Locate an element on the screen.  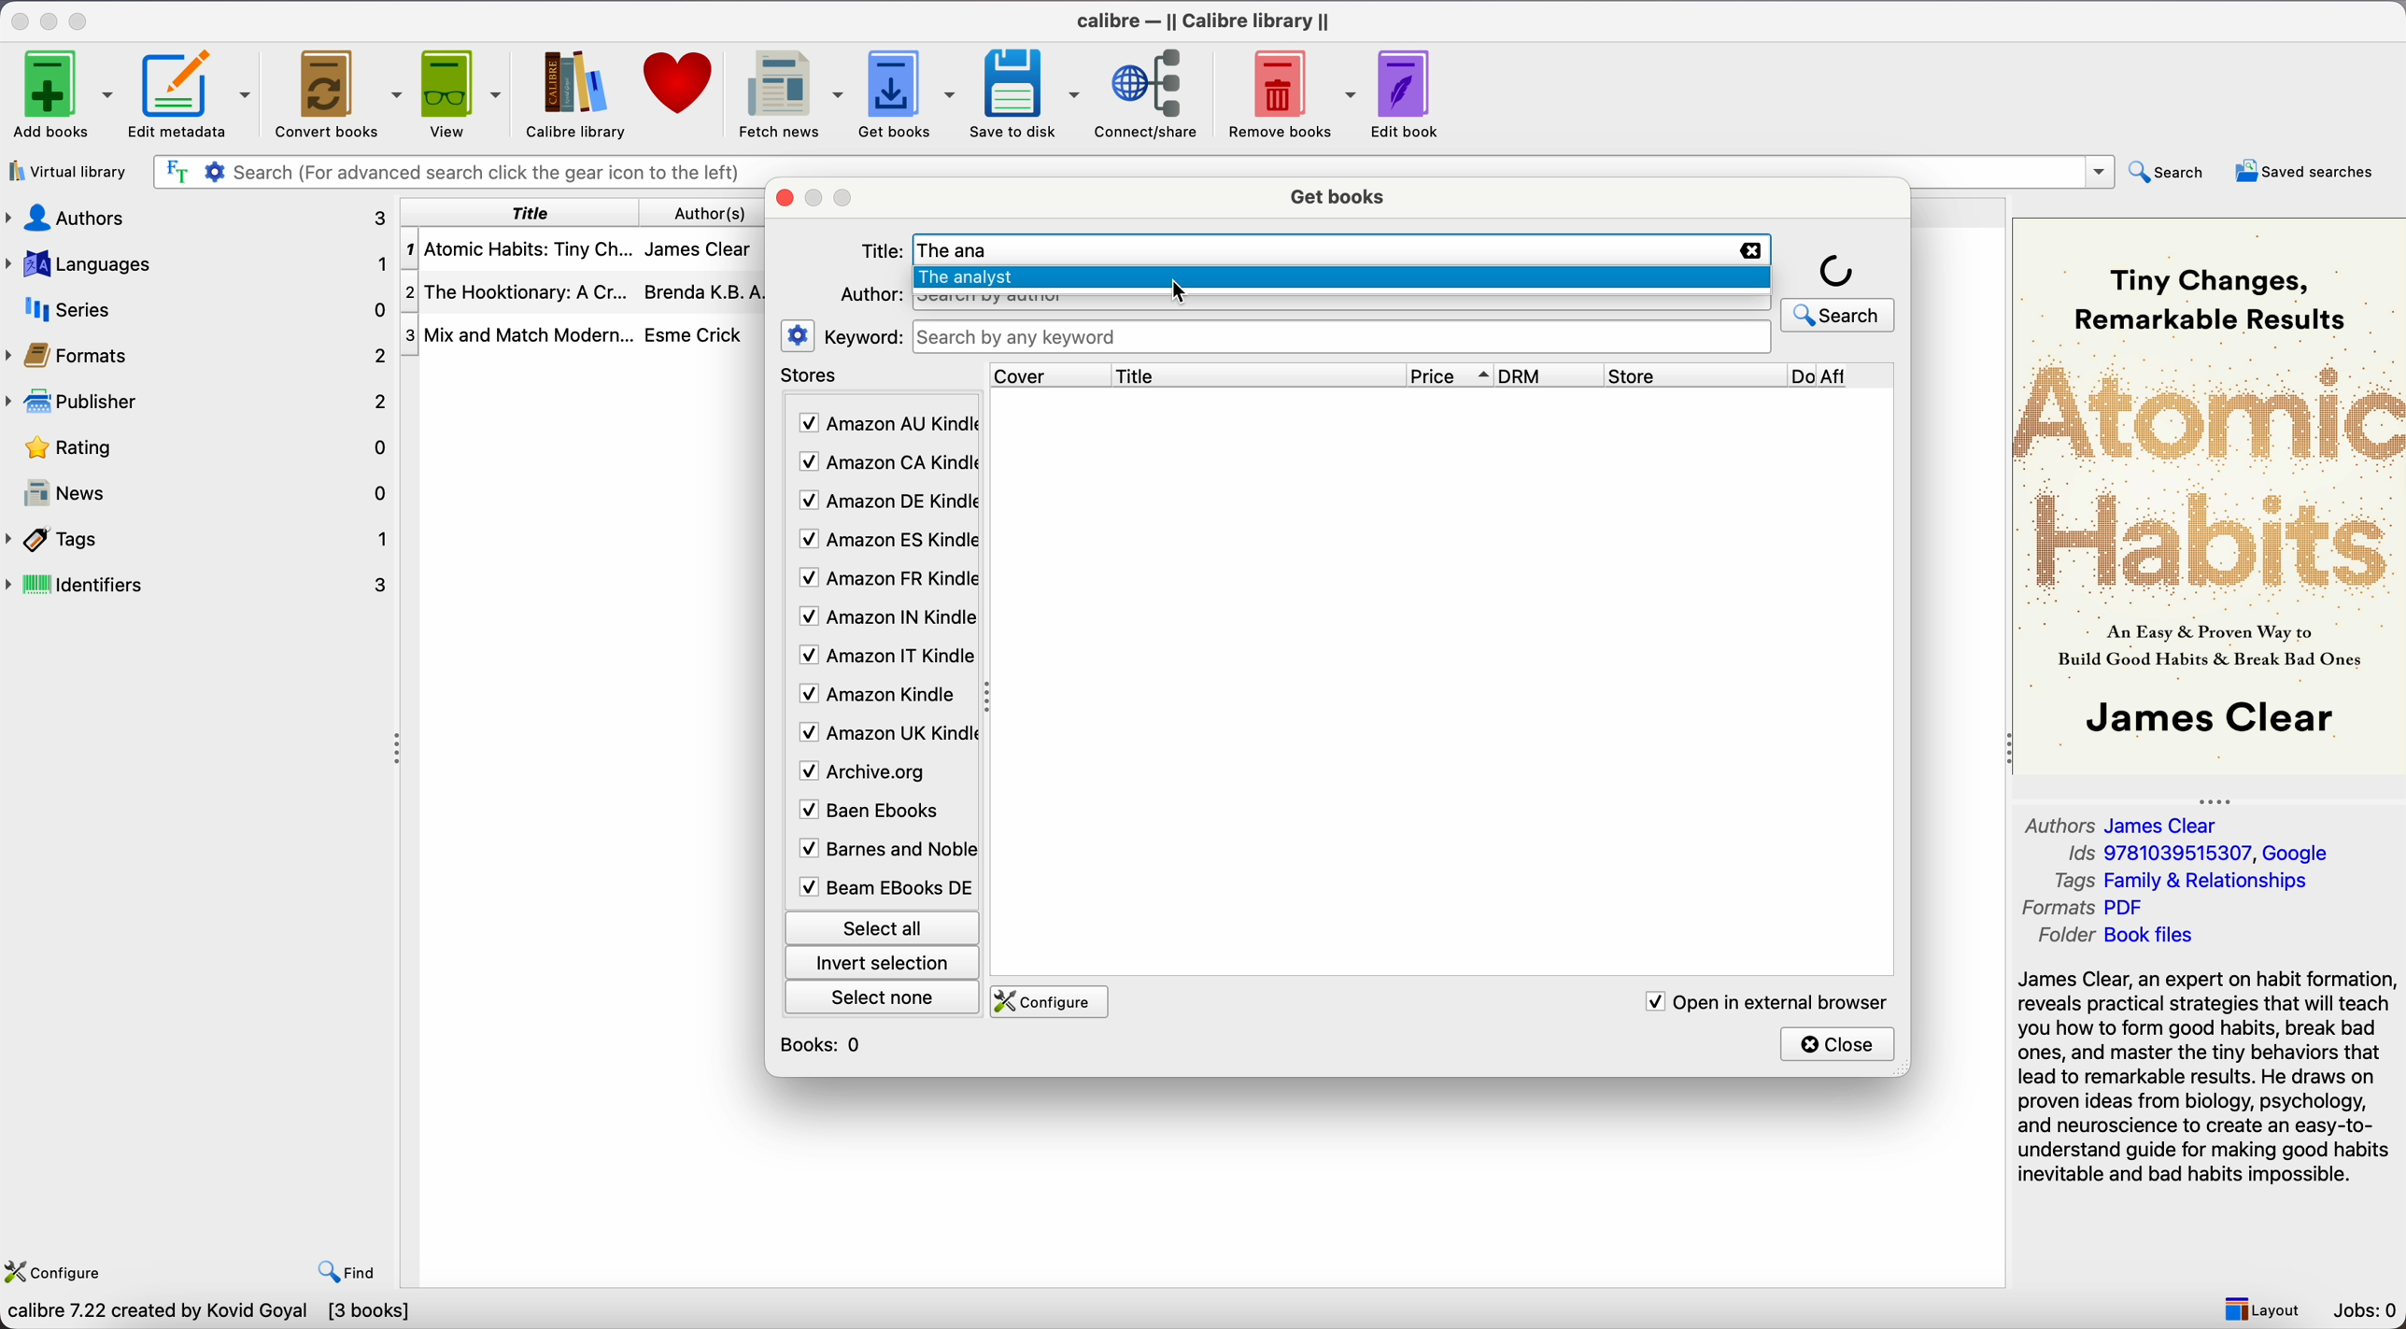
view is located at coordinates (460, 93).